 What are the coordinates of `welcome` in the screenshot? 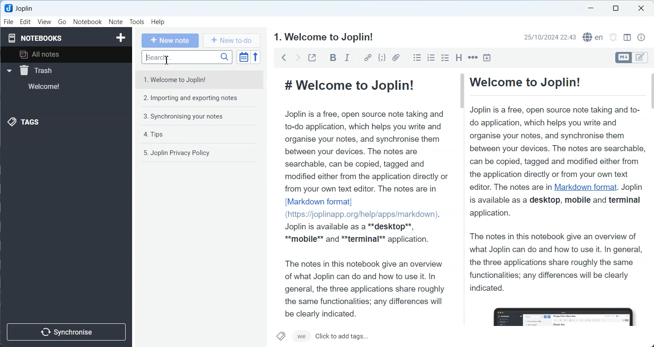 It's located at (55, 87).